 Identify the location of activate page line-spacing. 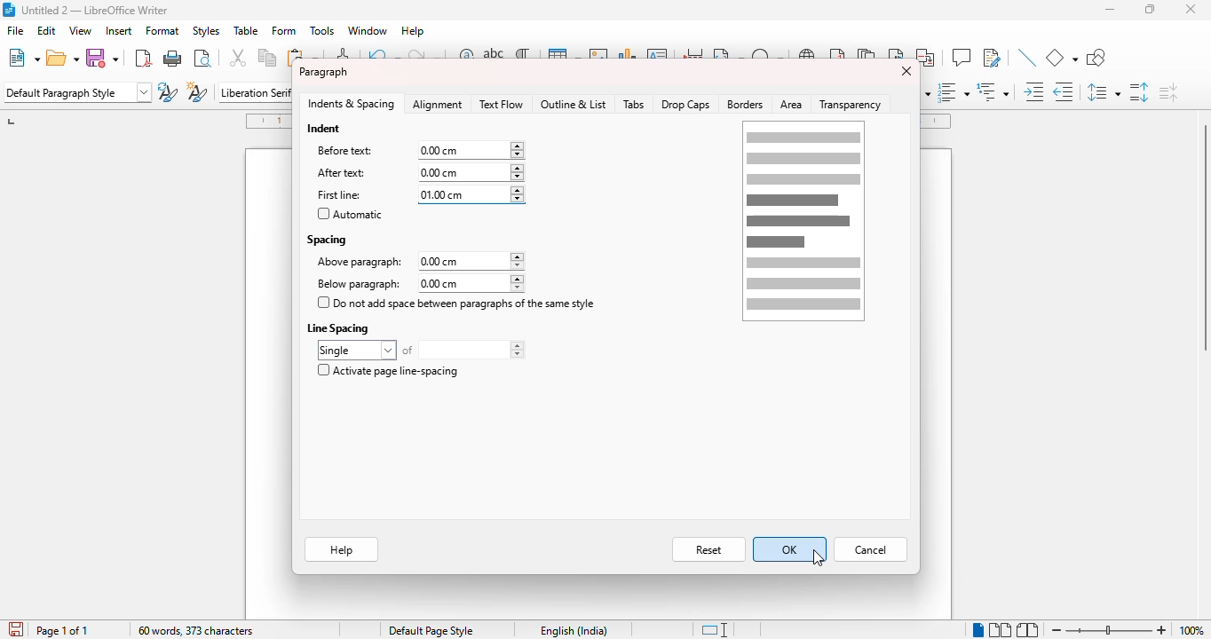
(387, 370).